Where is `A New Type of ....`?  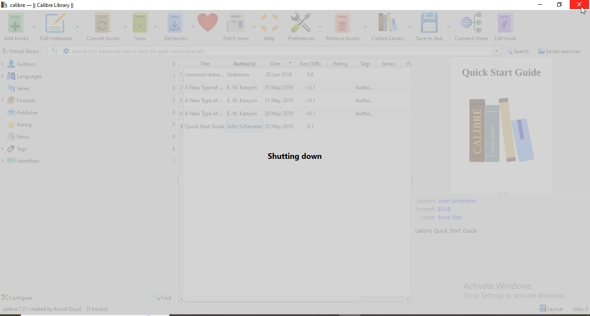 A New Type of .... is located at coordinates (205, 88).